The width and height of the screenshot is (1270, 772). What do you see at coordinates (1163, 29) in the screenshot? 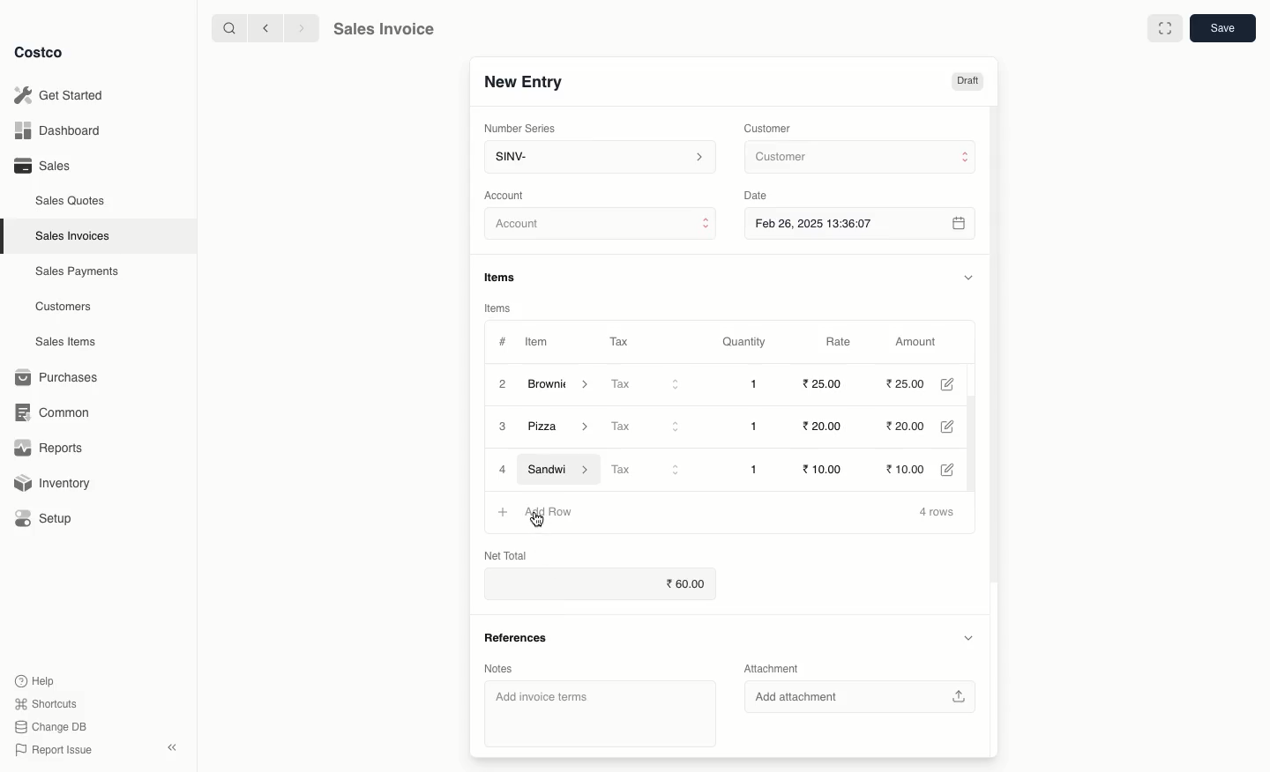
I see `Full width toggle` at bounding box center [1163, 29].